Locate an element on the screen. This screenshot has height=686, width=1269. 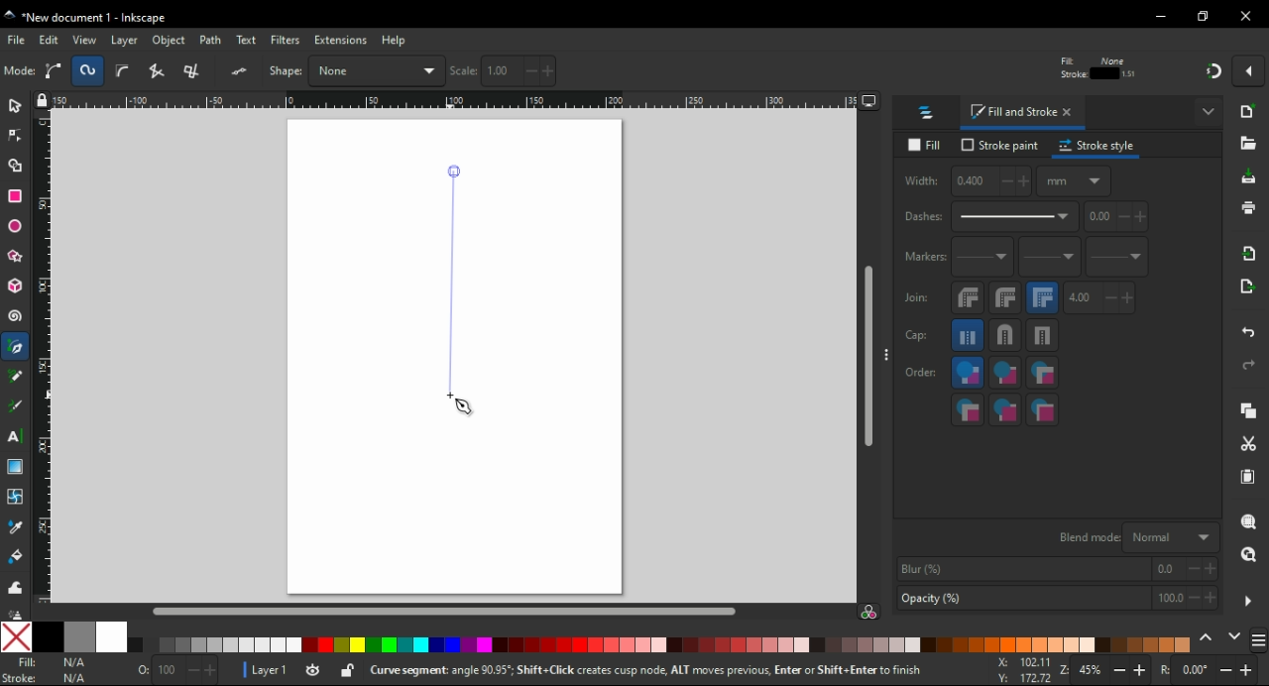
pattern offset is located at coordinates (1117, 217).